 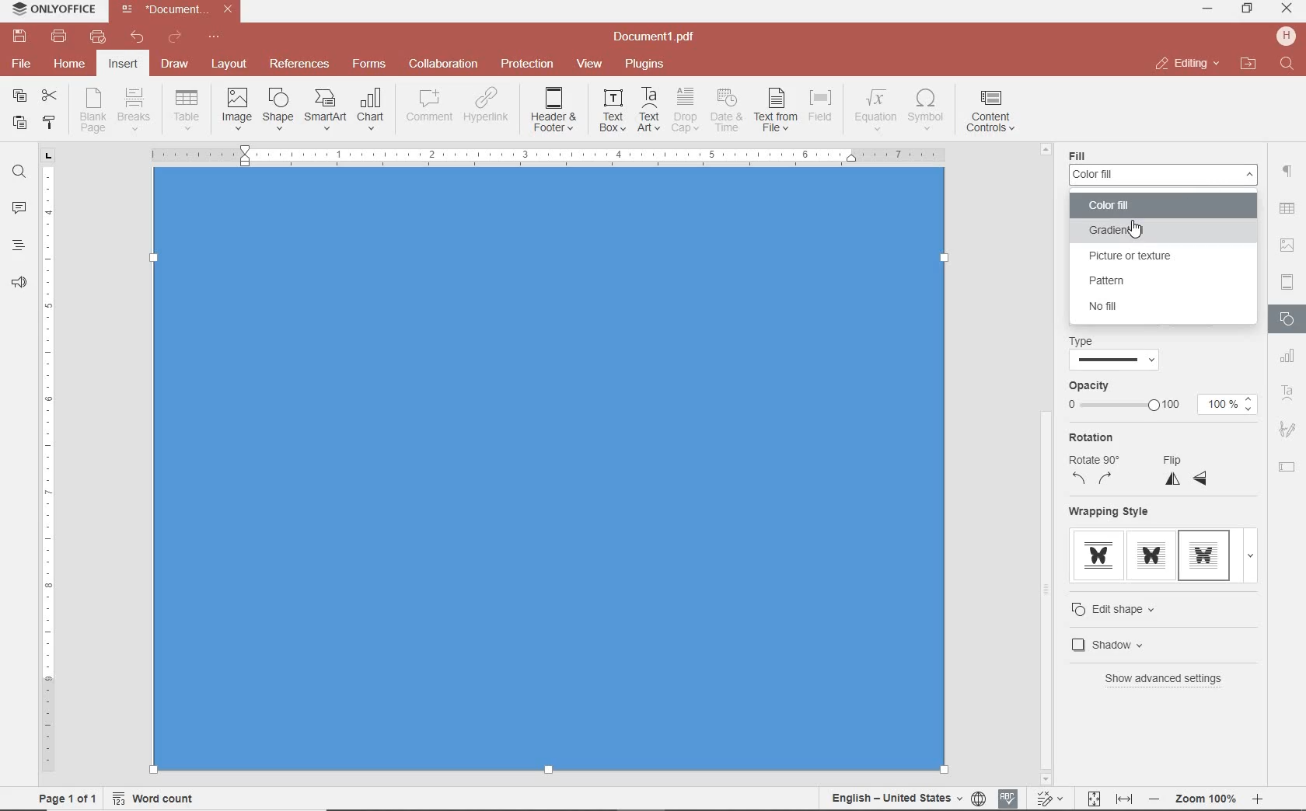 What do you see at coordinates (23, 64) in the screenshot?
I see `file` at bounding box center [23, 64].